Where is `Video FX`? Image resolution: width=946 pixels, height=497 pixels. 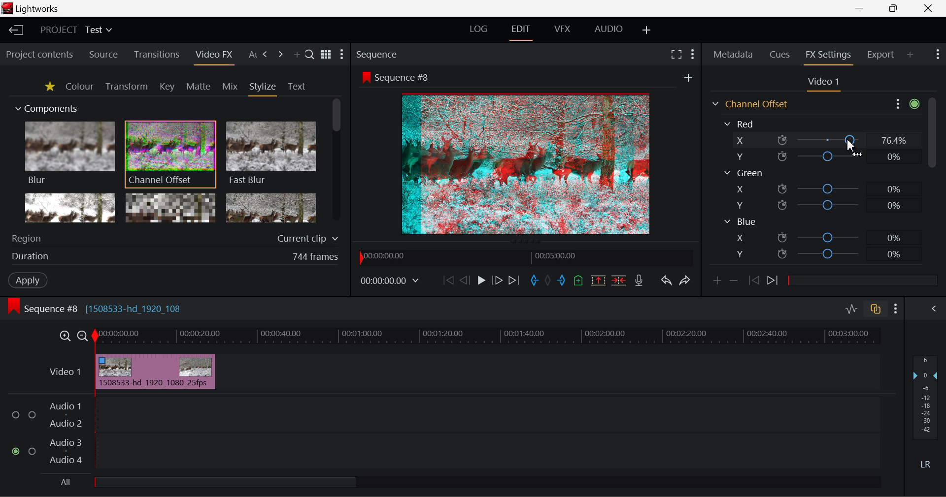
Video FX is located at coordinates (213, 57).